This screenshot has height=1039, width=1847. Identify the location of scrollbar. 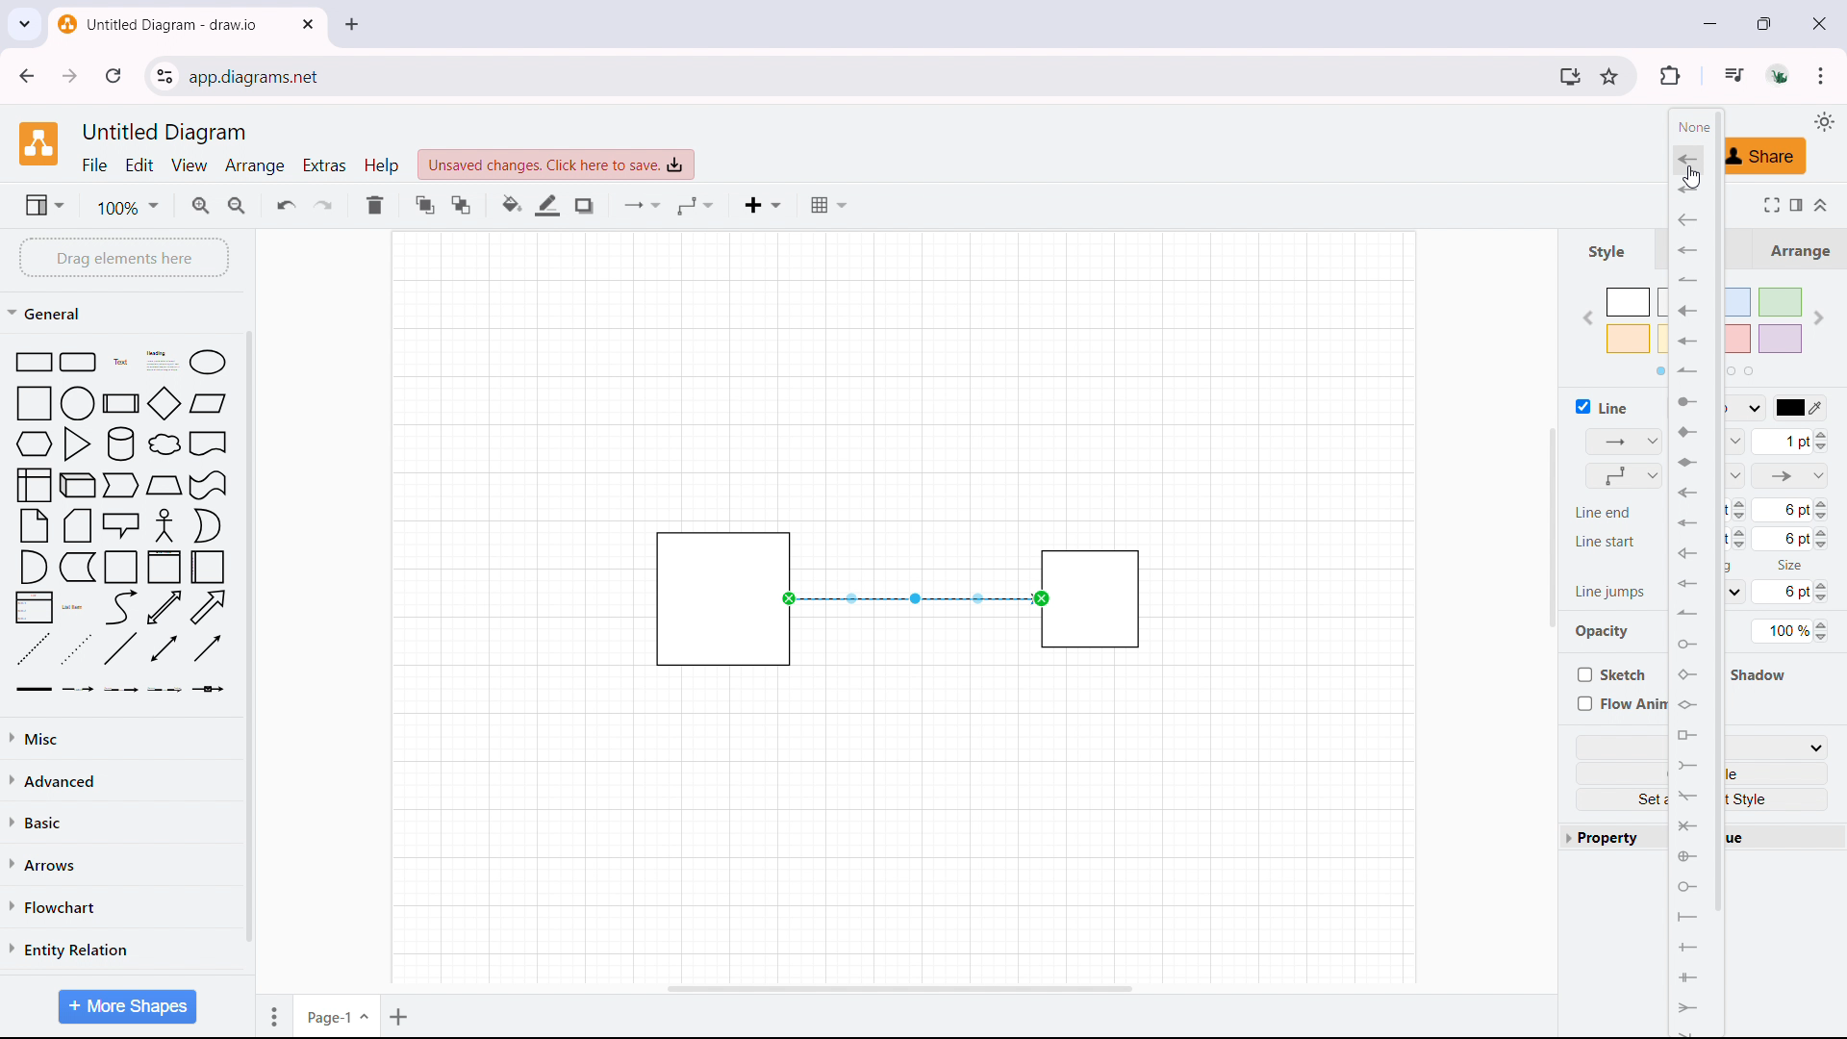
(248, 639).